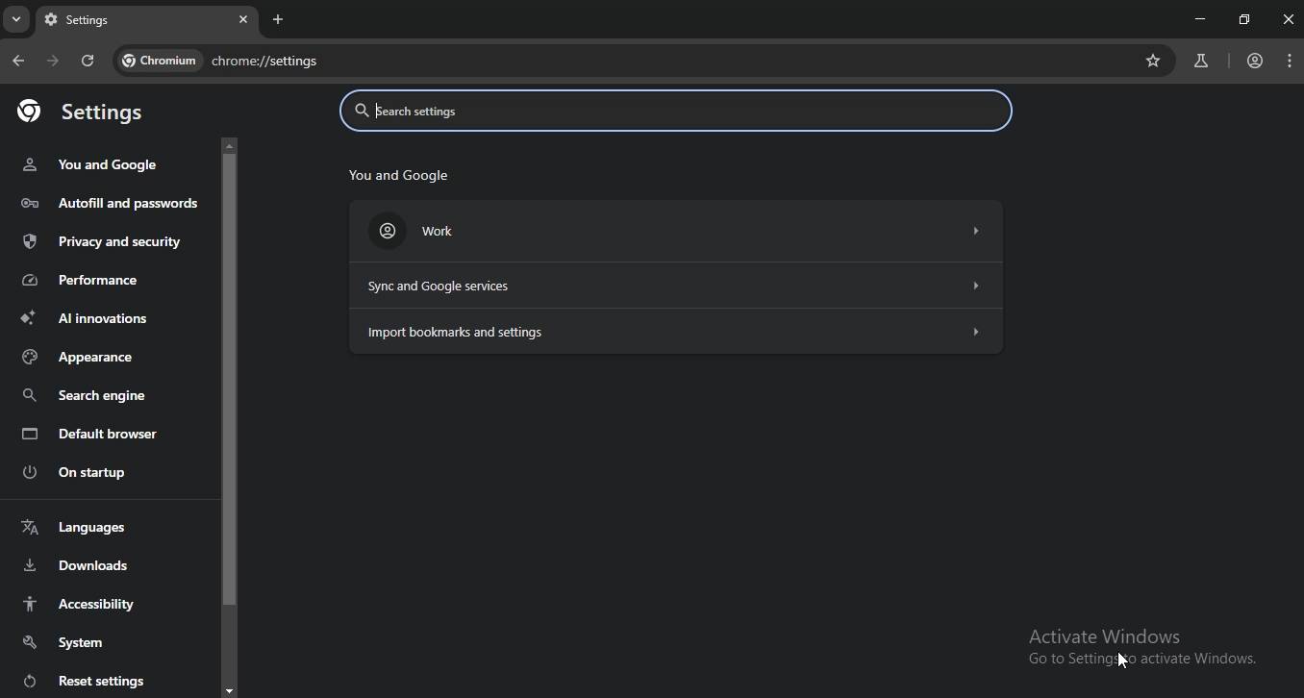 The image size is (1304, 698). Describe the element at coordinates (80, 680) in the screenshot. I see `Reset settings` at that location.